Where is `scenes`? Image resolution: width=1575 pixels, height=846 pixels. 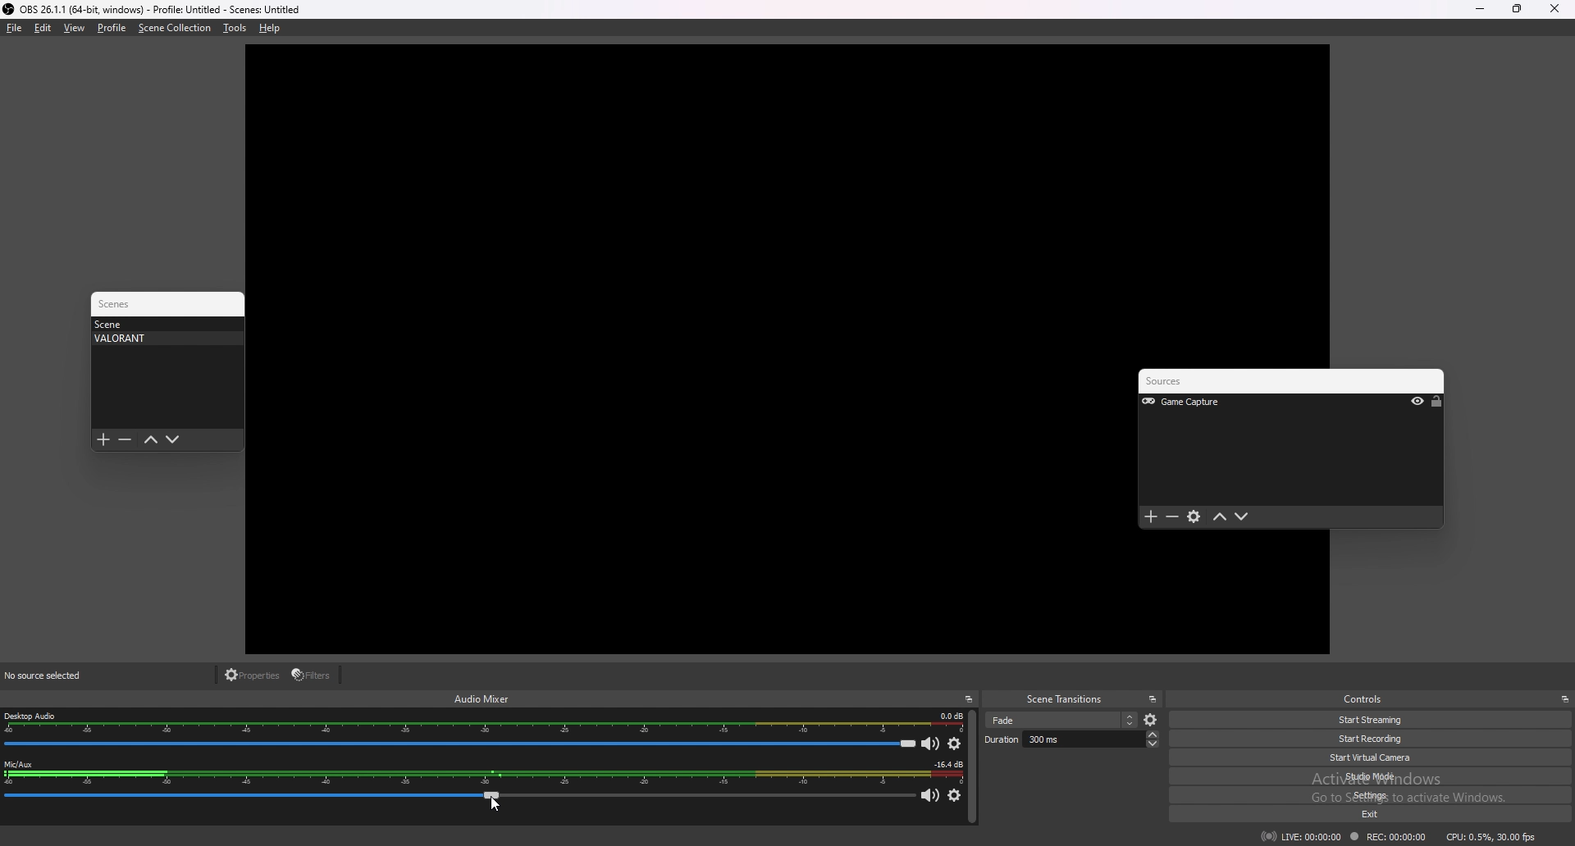
scenes is located at coordinates (121, 304).